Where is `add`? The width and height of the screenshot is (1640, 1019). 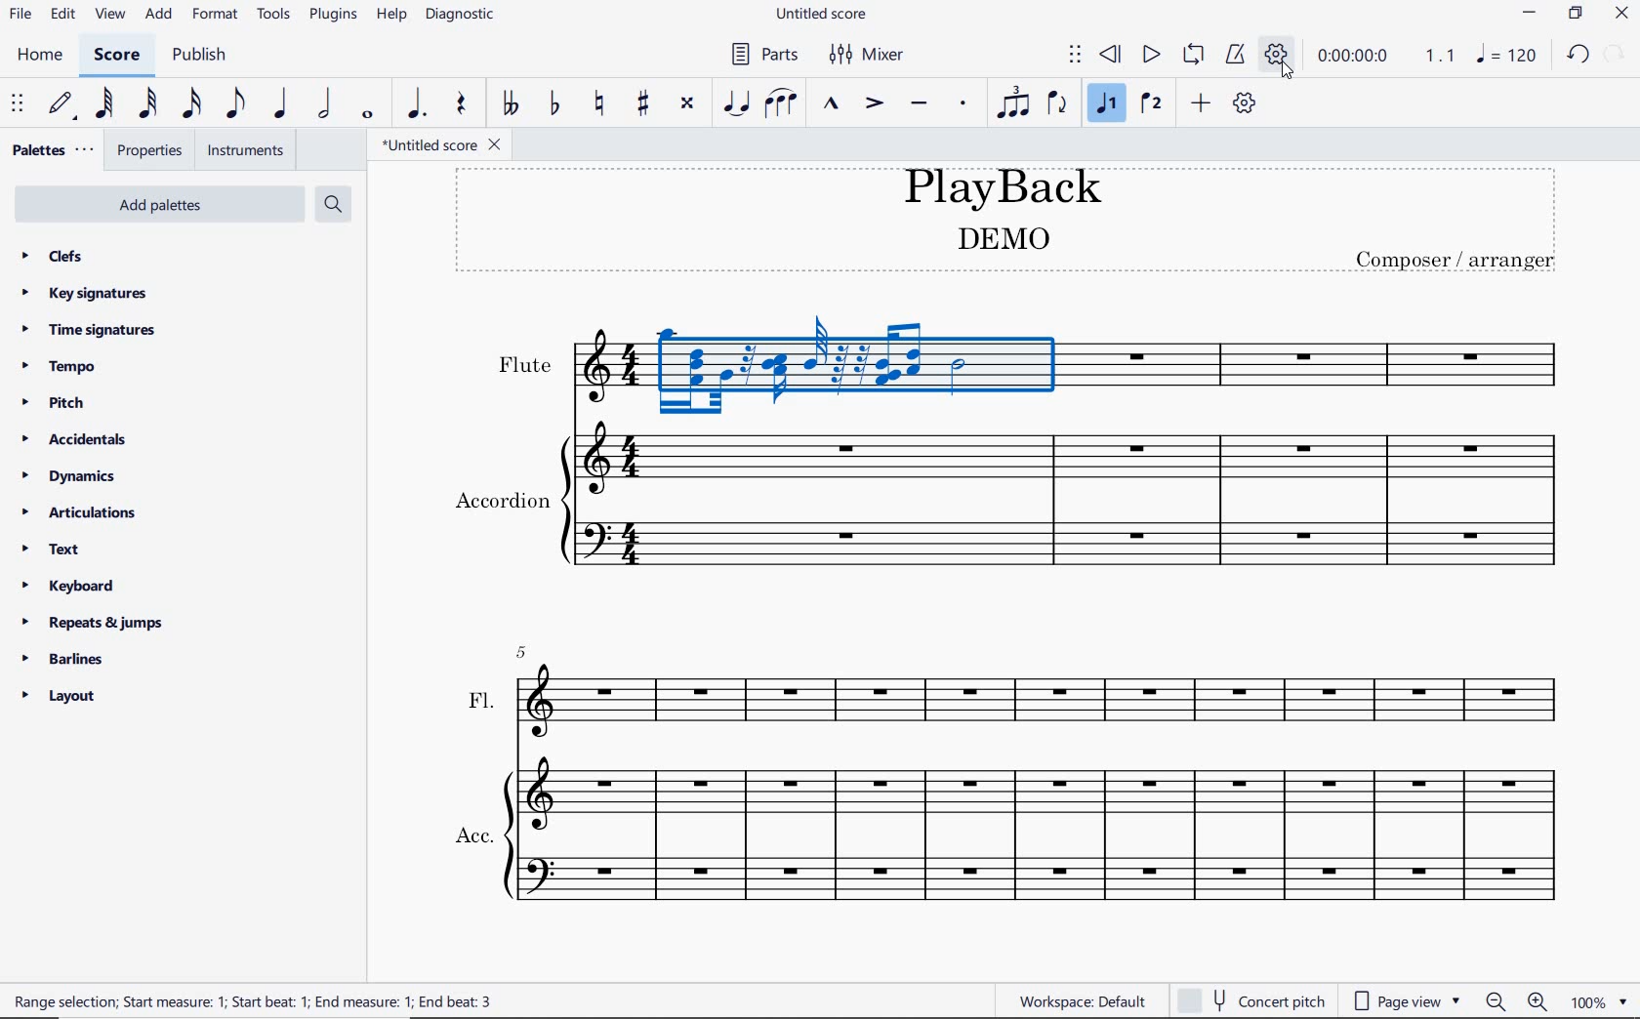 add is located at coordinates (1201, 102).